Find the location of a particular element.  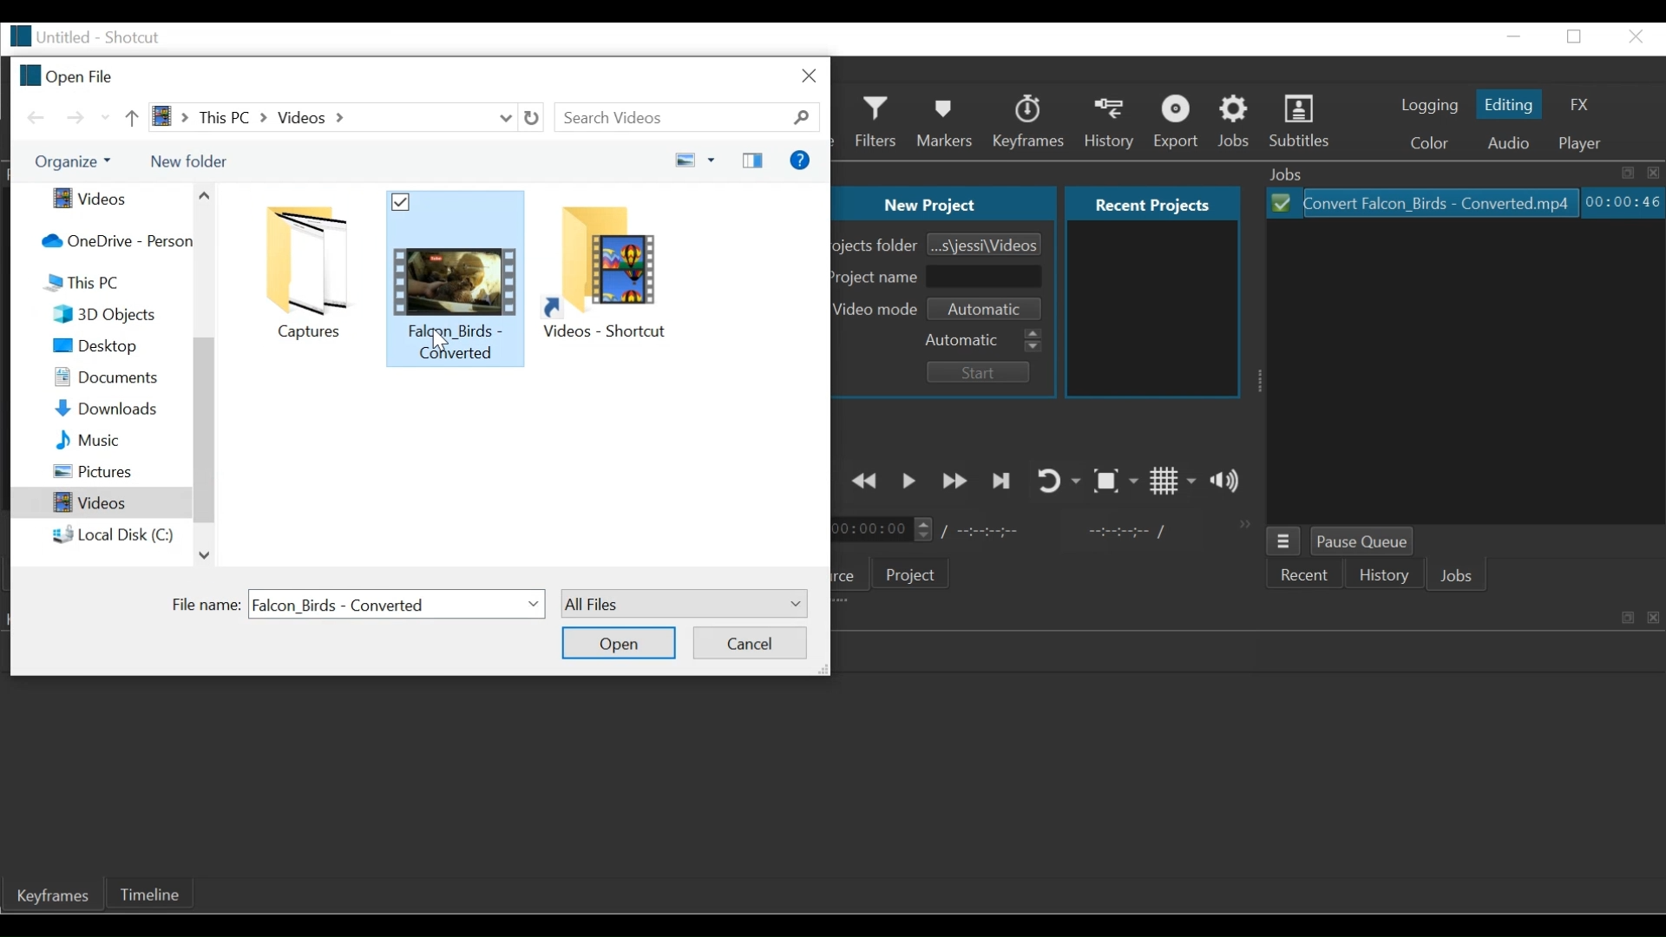

cursor is located at coordinates (438, 343).